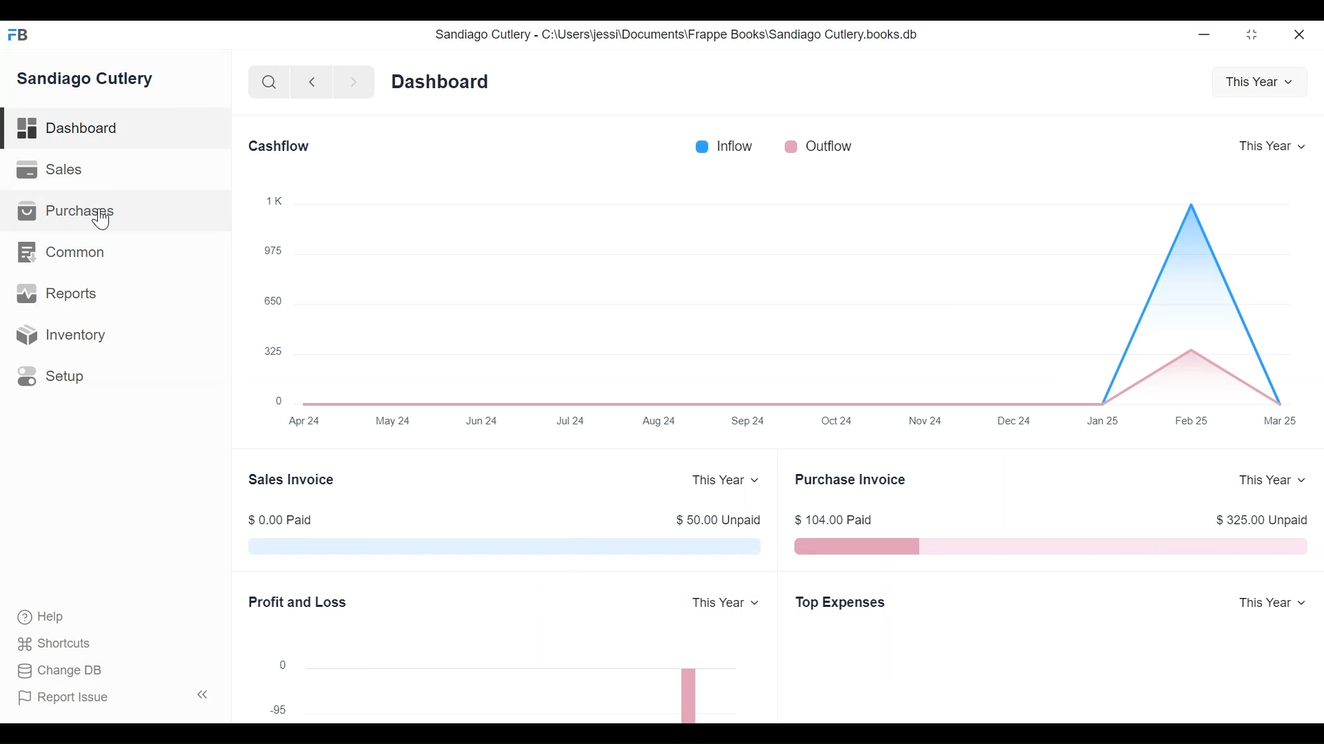 The height and width of the screenshot is (744, 1324). What do you see at coordinates (483, 420) in the screenshot?
I see `Jun 24` at bounding box center [483, 420].